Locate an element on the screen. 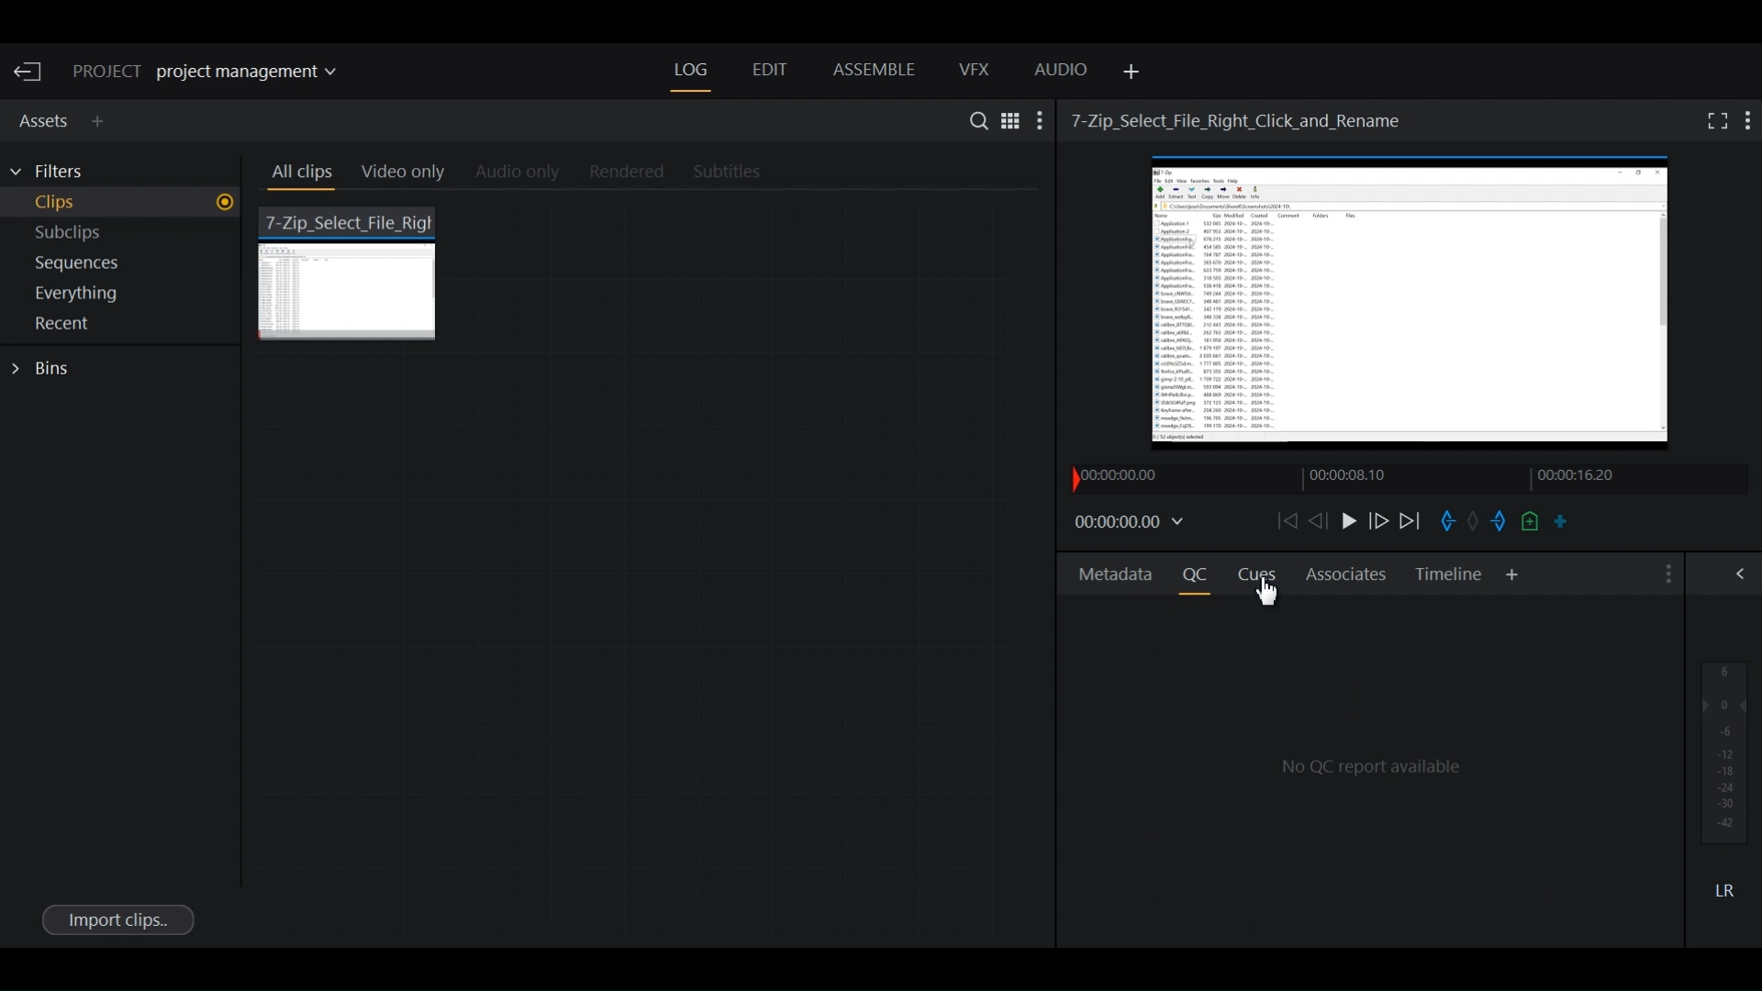  Play forward is located at coordinates (1411, 521).